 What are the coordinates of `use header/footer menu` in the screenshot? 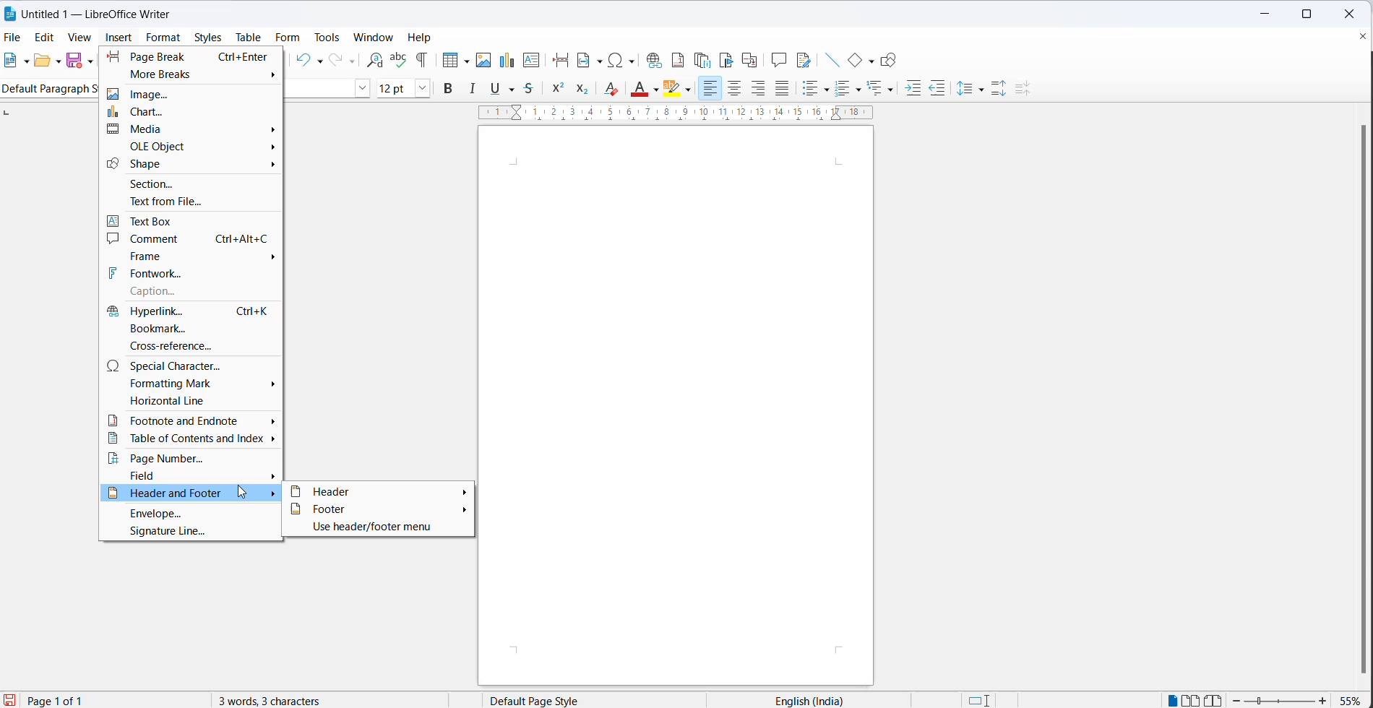 It's located at (380, 529).